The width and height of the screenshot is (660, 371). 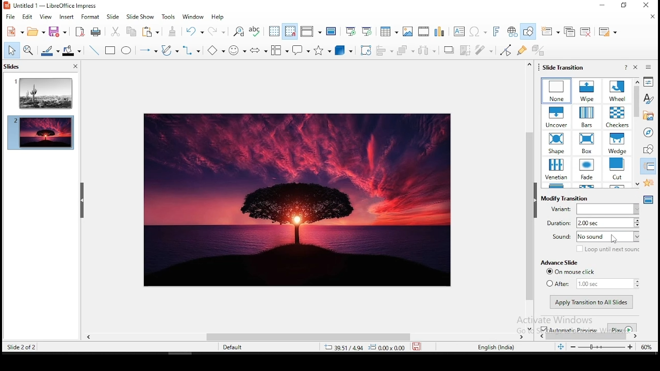 What do you see at coordinates (170, 16) in the screenshot?
I see `tools` at bounding box center [170, 16].